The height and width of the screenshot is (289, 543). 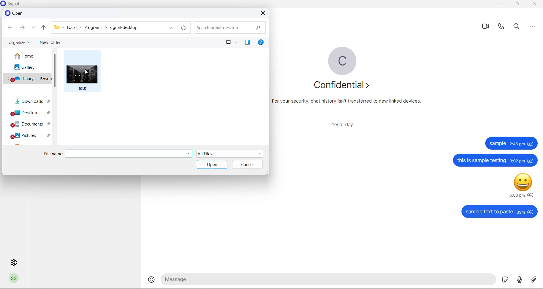 I want to click on go forward, so click(x=22, y=29).